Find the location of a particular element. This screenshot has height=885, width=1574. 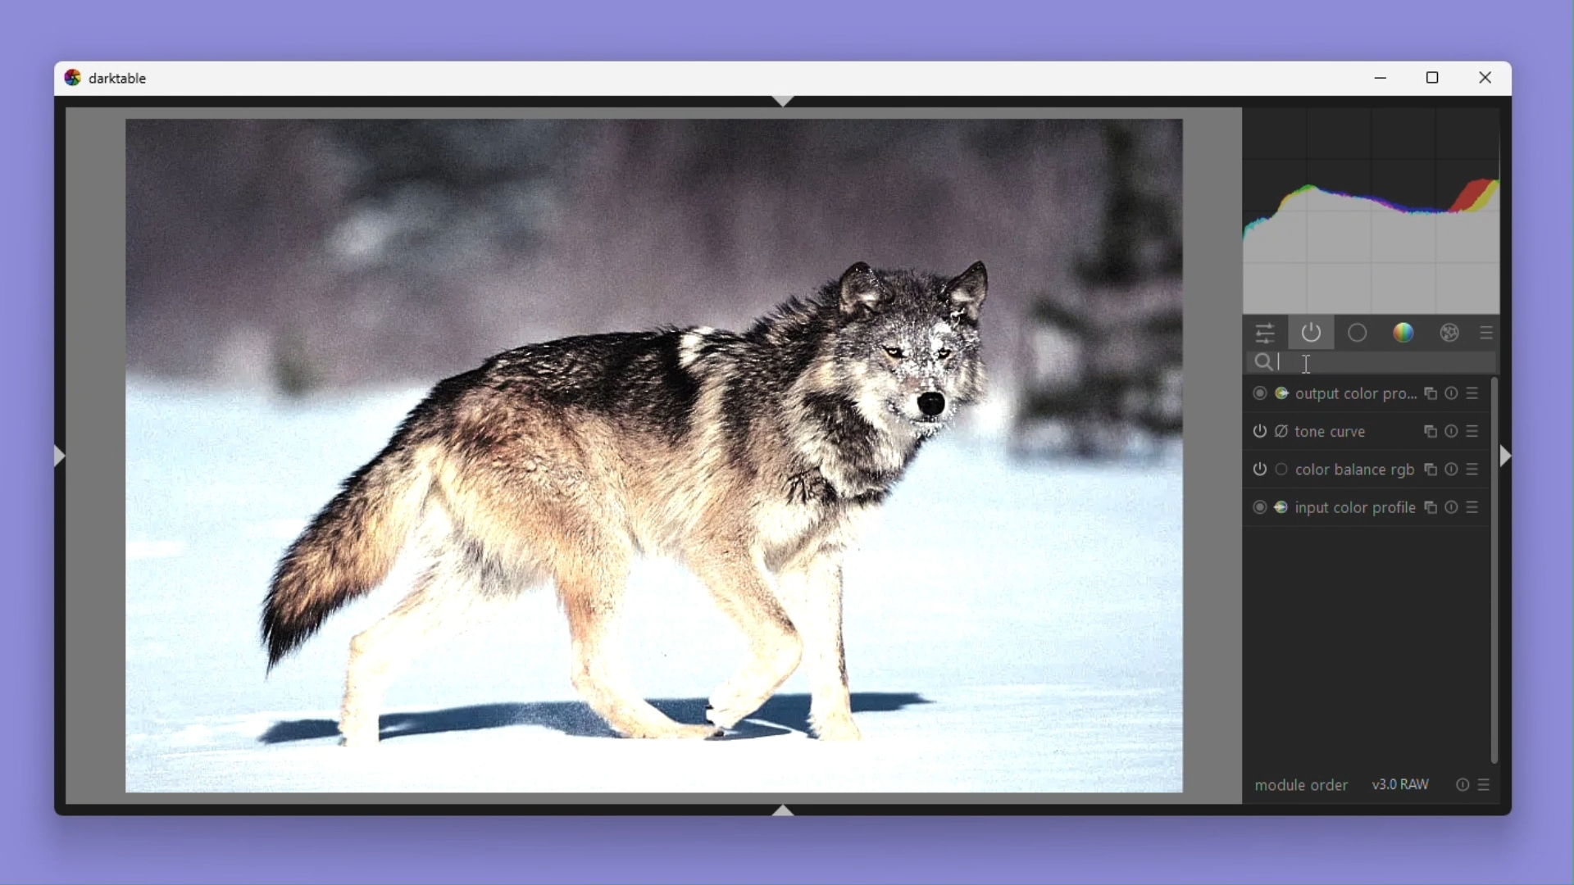

Preset is located at coordinates (1476, 506).